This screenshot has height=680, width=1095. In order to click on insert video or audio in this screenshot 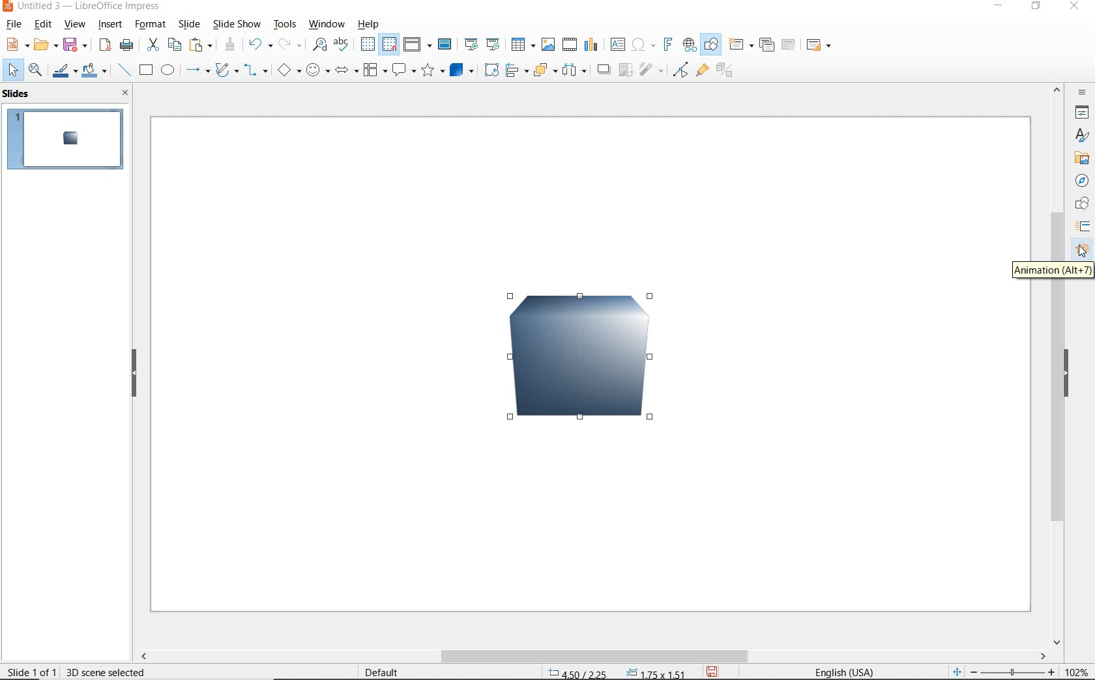, I will do `click(571, 45)`.